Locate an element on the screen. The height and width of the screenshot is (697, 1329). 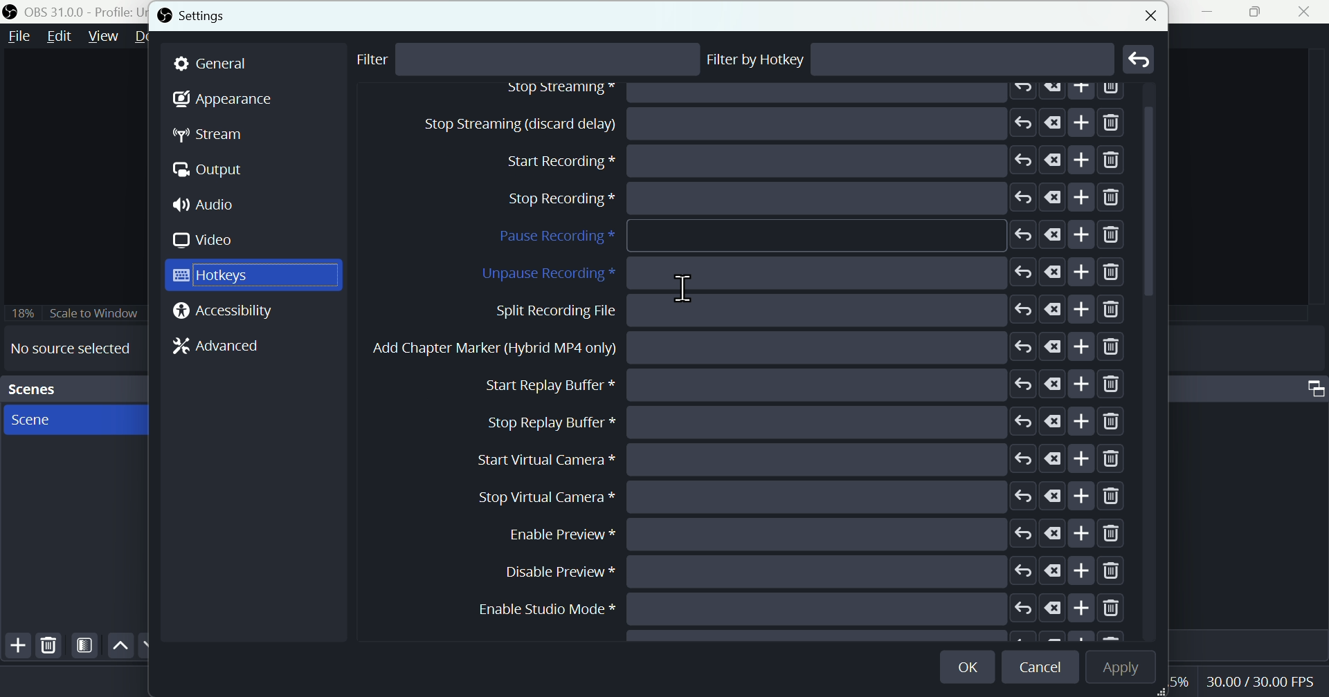
Advanced is located at coordinates (210, 349).